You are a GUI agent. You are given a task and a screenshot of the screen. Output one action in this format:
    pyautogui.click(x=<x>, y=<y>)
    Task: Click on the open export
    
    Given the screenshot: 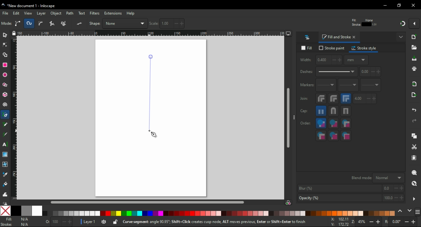 What is the action you would take?
    pyautogui.click(x=413, y=96)
    